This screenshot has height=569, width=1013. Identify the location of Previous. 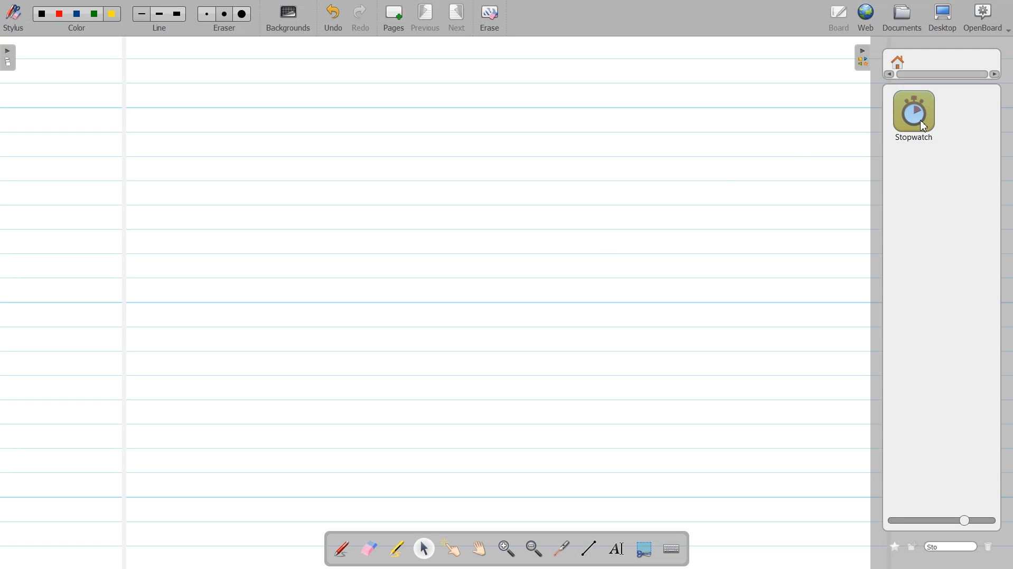
(428, 18).